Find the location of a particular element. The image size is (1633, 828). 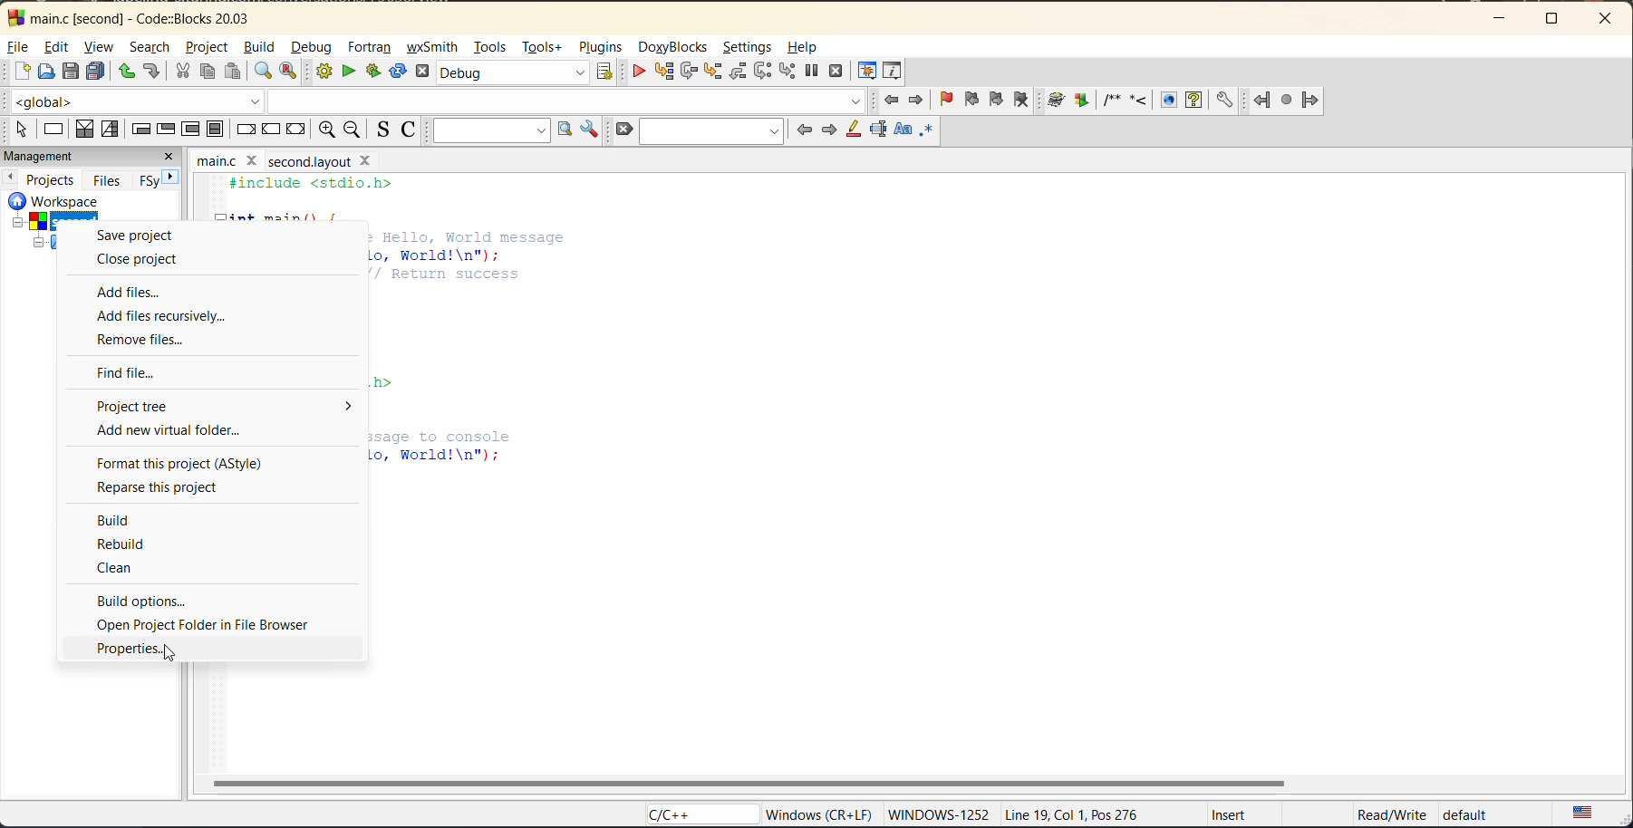

plugins is located at coordinates (605, 49).